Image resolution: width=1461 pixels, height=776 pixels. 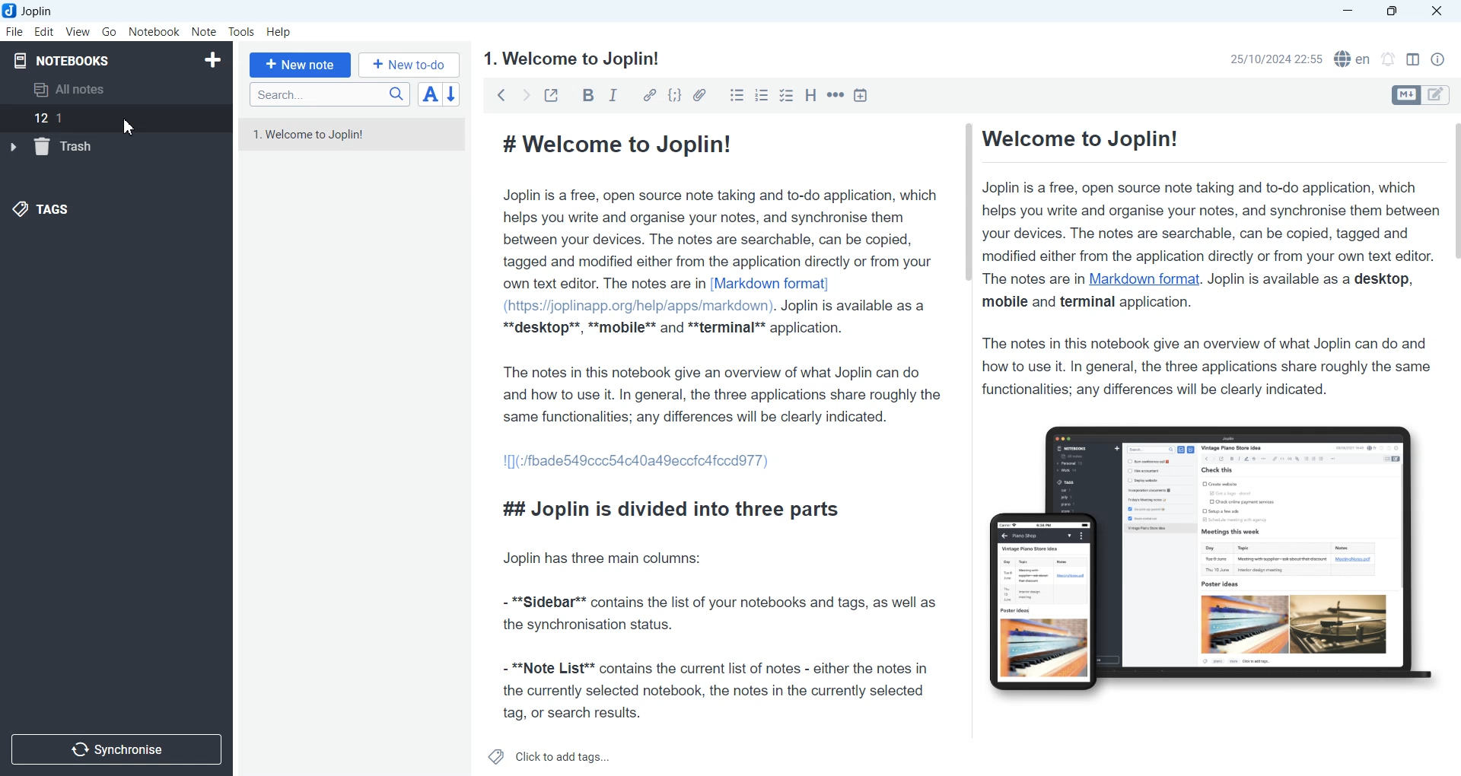 What do you see at coordinates (570, 59) in the screenshot?
I see `1. Welcome to Joplin!` at bounding box center [570, 59].